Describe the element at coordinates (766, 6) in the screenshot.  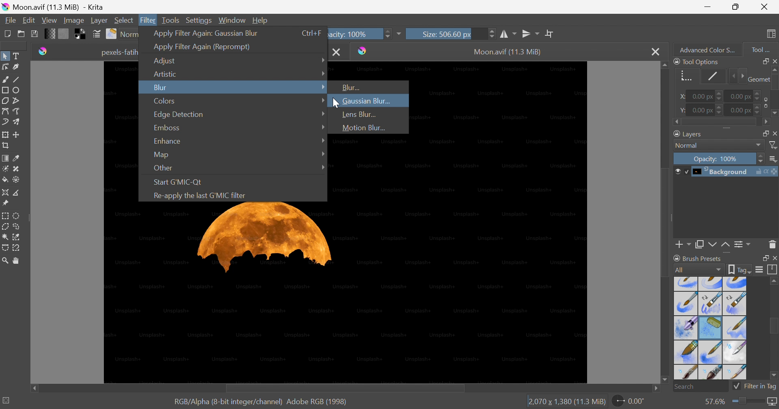
I see `Close` at that location.